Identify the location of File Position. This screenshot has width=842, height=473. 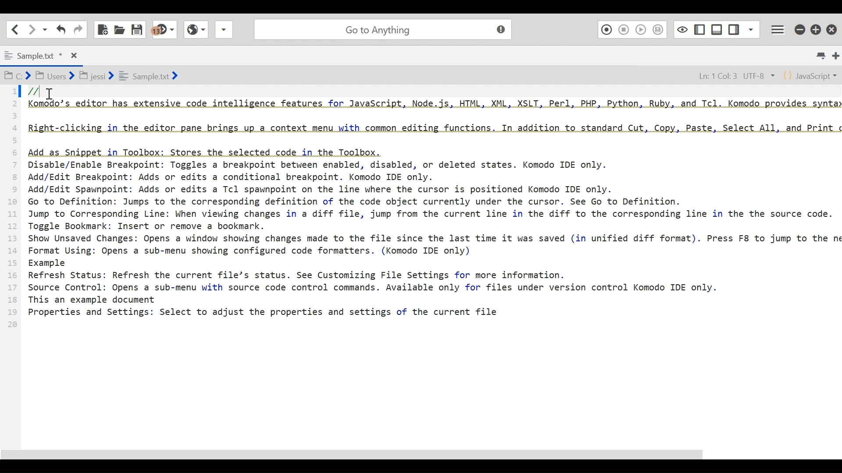
(730, 74).